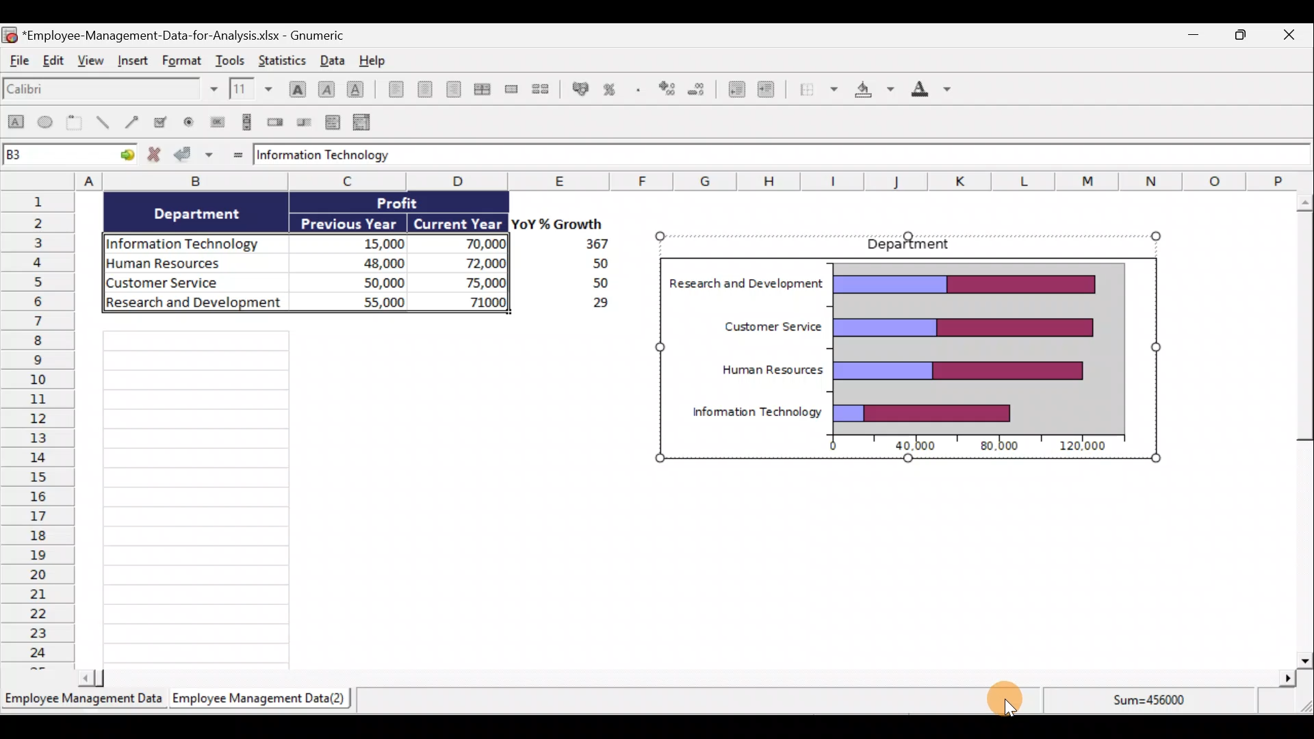 The image size is (1314, 739). What do you see at coordinates (91, 61) in the screenshot?
I see `View` at bounding box center [91, 61].